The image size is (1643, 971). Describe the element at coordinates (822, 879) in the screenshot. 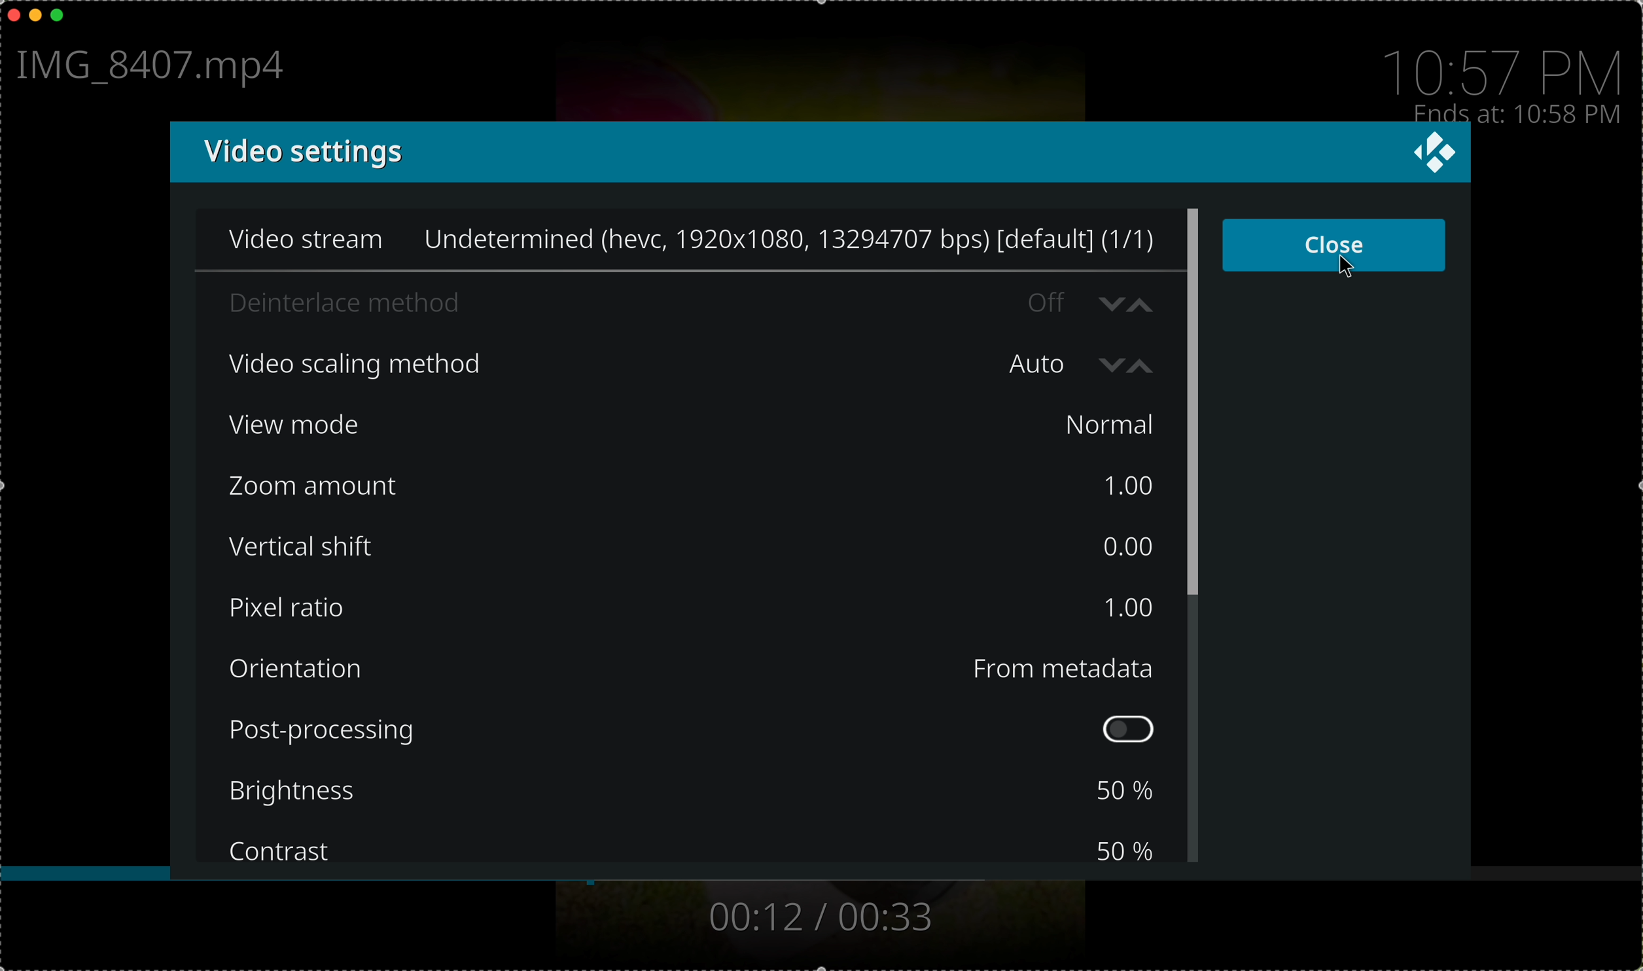

I see `timeline` at that location.